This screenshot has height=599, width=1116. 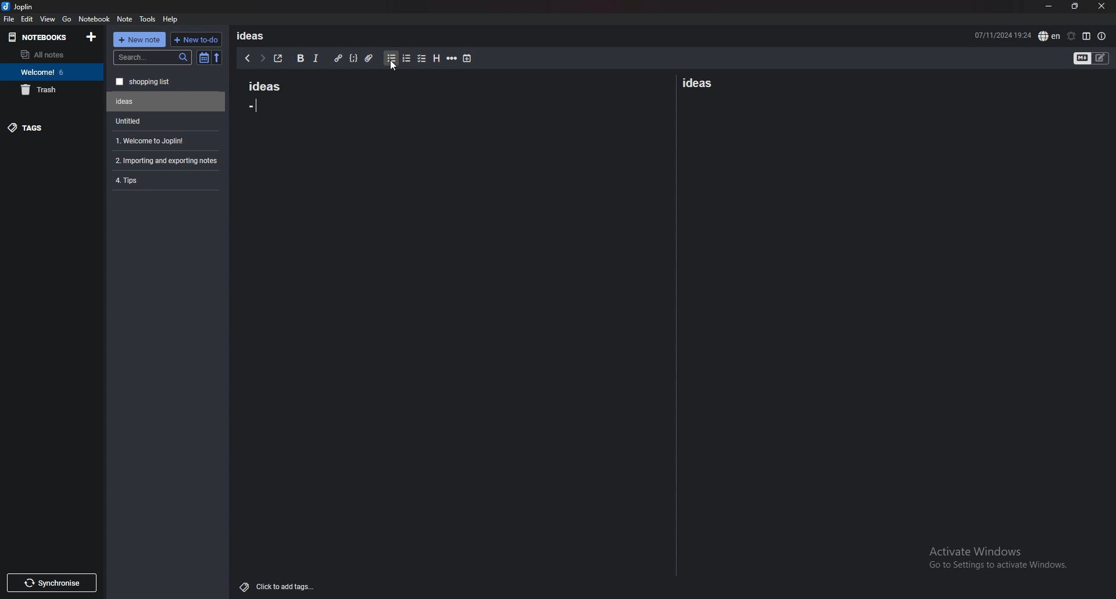 What do you see at coordinates (1101, 6) in the screenshot?
I see `close` at bounding box center [1101, 6].